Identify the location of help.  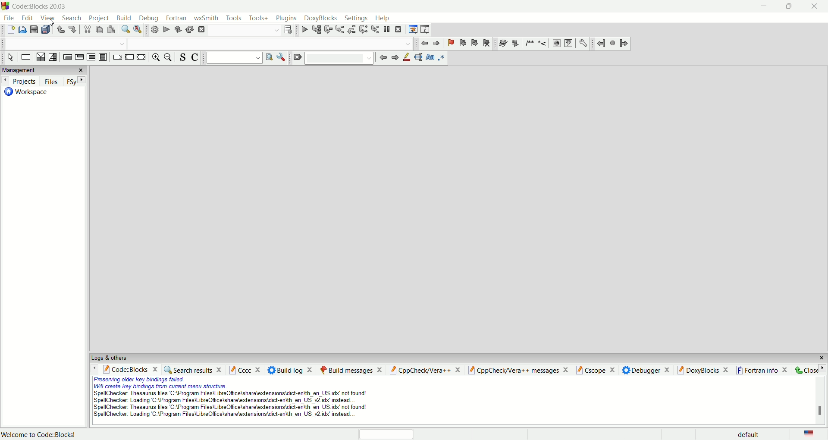
(569, 44).